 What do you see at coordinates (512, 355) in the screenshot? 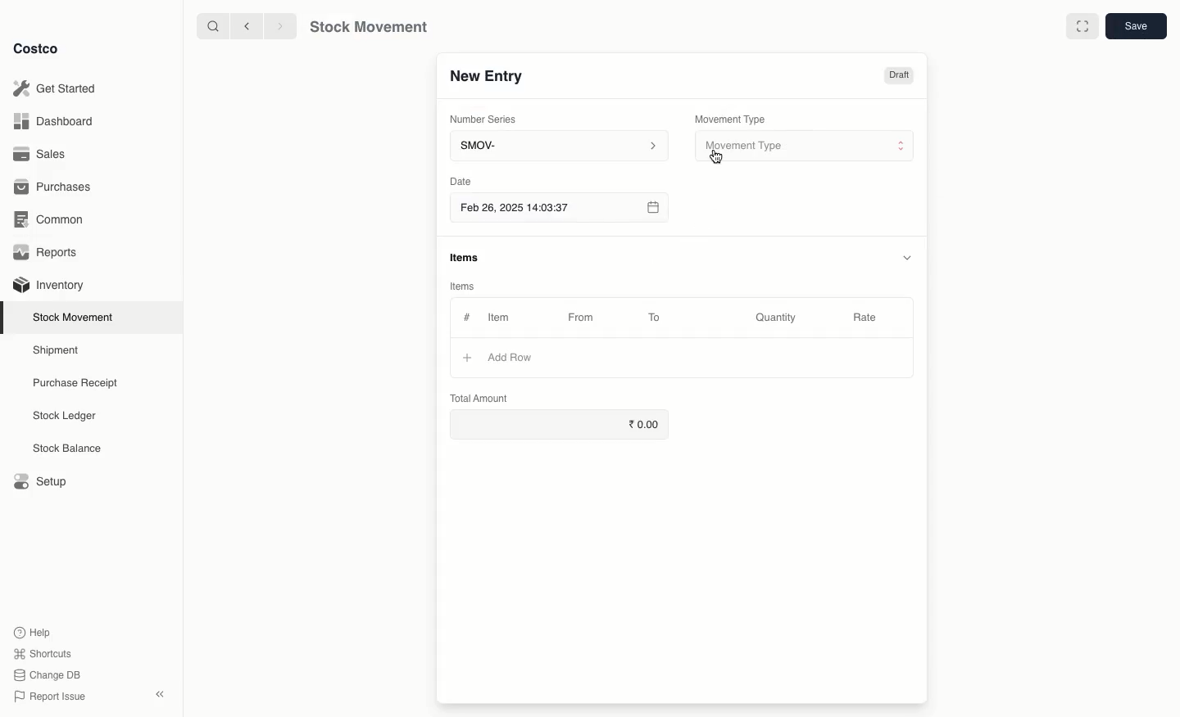
I see `Add Row` at bounding box center [512, 355].